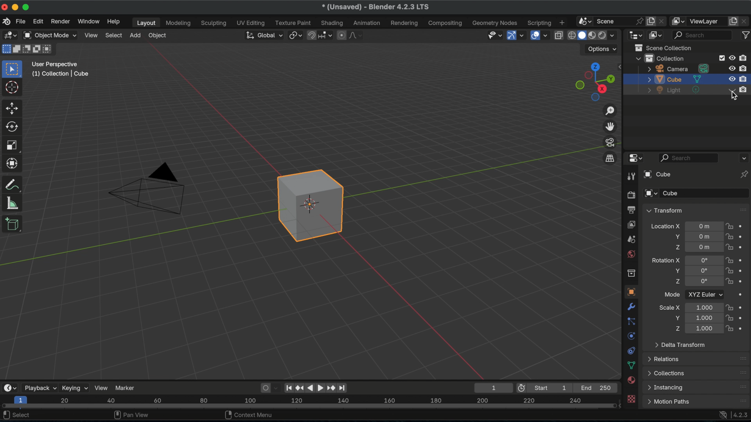 This screenshot has height=422, width=751. I want to click on UV editing, so click(252, 22).